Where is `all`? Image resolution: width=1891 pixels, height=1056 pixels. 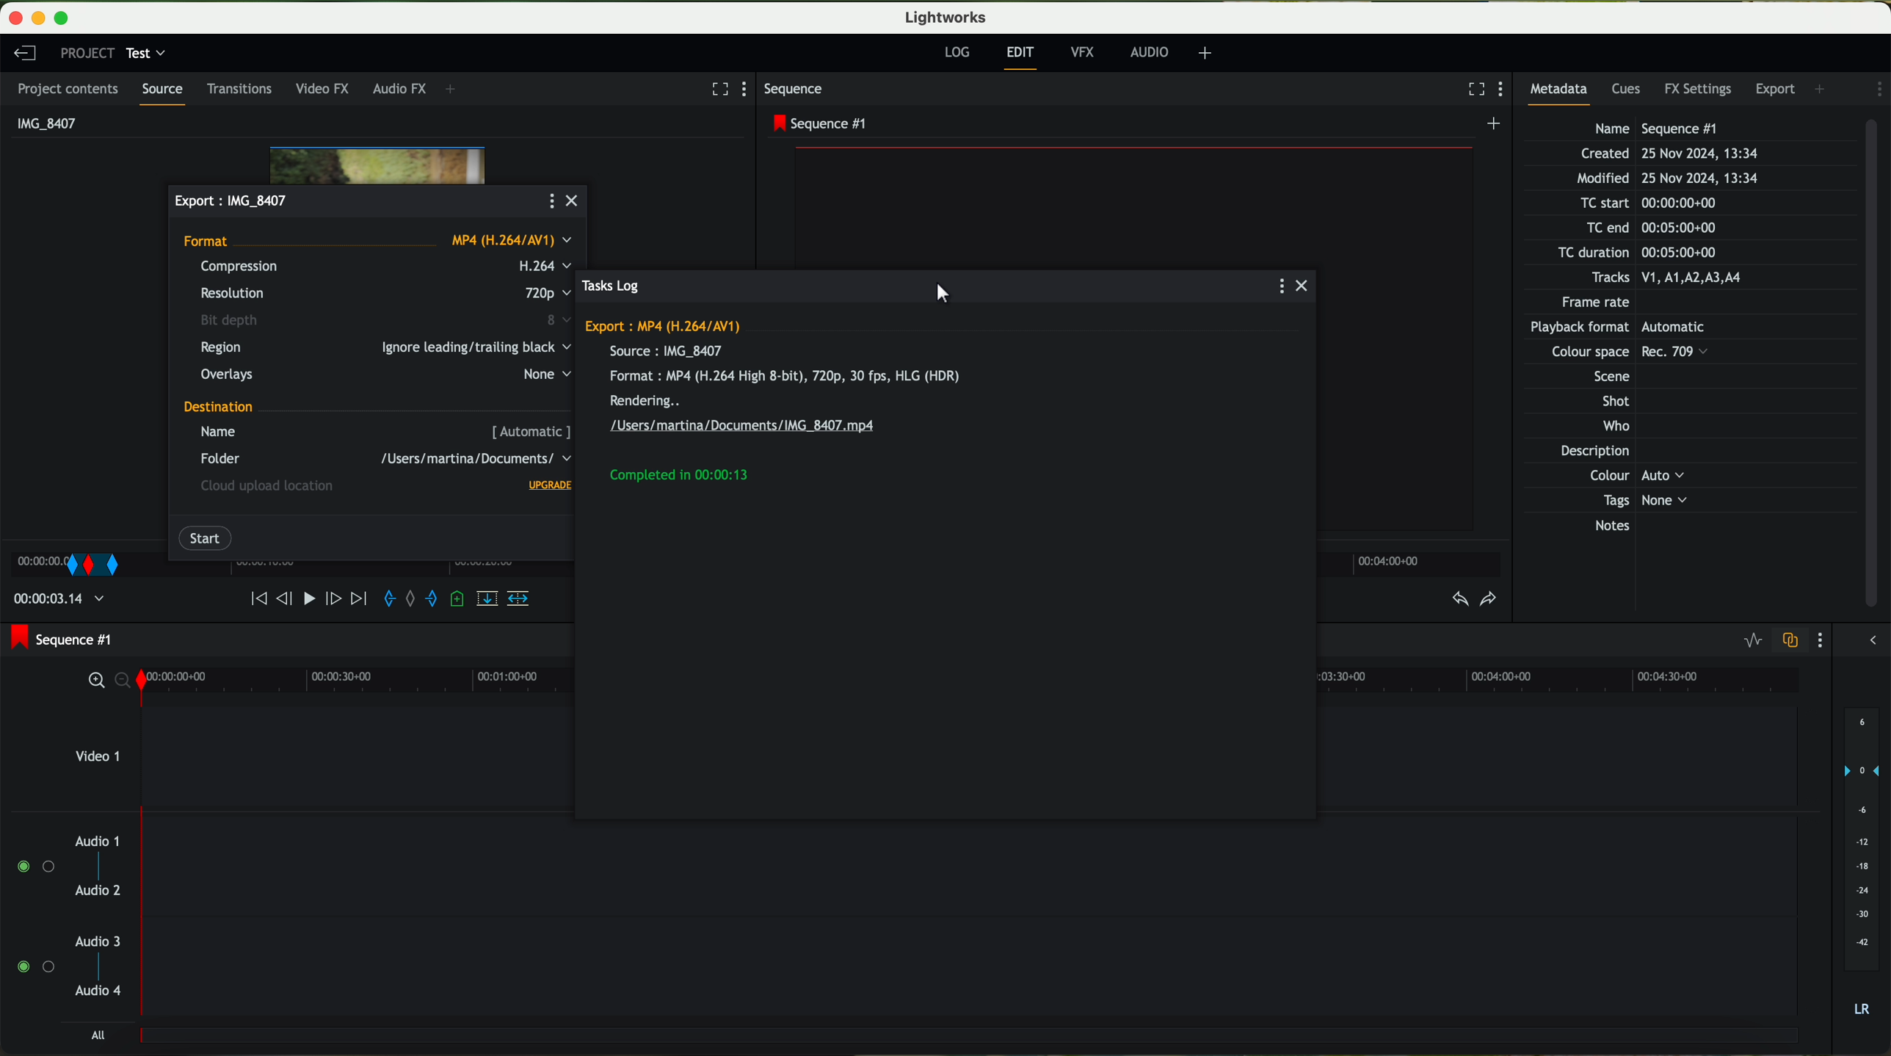 all is located at coordinates (101, 1036).